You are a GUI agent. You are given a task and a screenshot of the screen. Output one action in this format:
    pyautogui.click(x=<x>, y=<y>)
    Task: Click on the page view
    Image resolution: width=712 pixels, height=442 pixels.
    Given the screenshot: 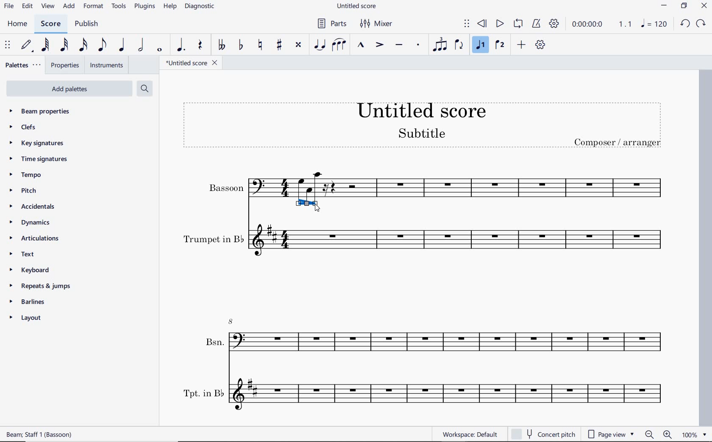 What is the action you would take?
    pyautogui.click(x=610, y=434)
    